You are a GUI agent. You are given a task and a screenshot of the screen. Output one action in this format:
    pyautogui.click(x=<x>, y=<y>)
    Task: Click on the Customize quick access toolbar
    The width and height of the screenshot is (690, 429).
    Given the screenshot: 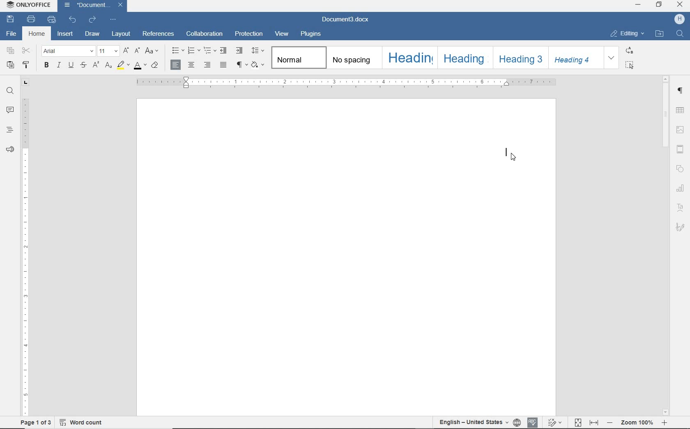 What is the action you would take?
    pyautogui.click(x=115, y=18)
    